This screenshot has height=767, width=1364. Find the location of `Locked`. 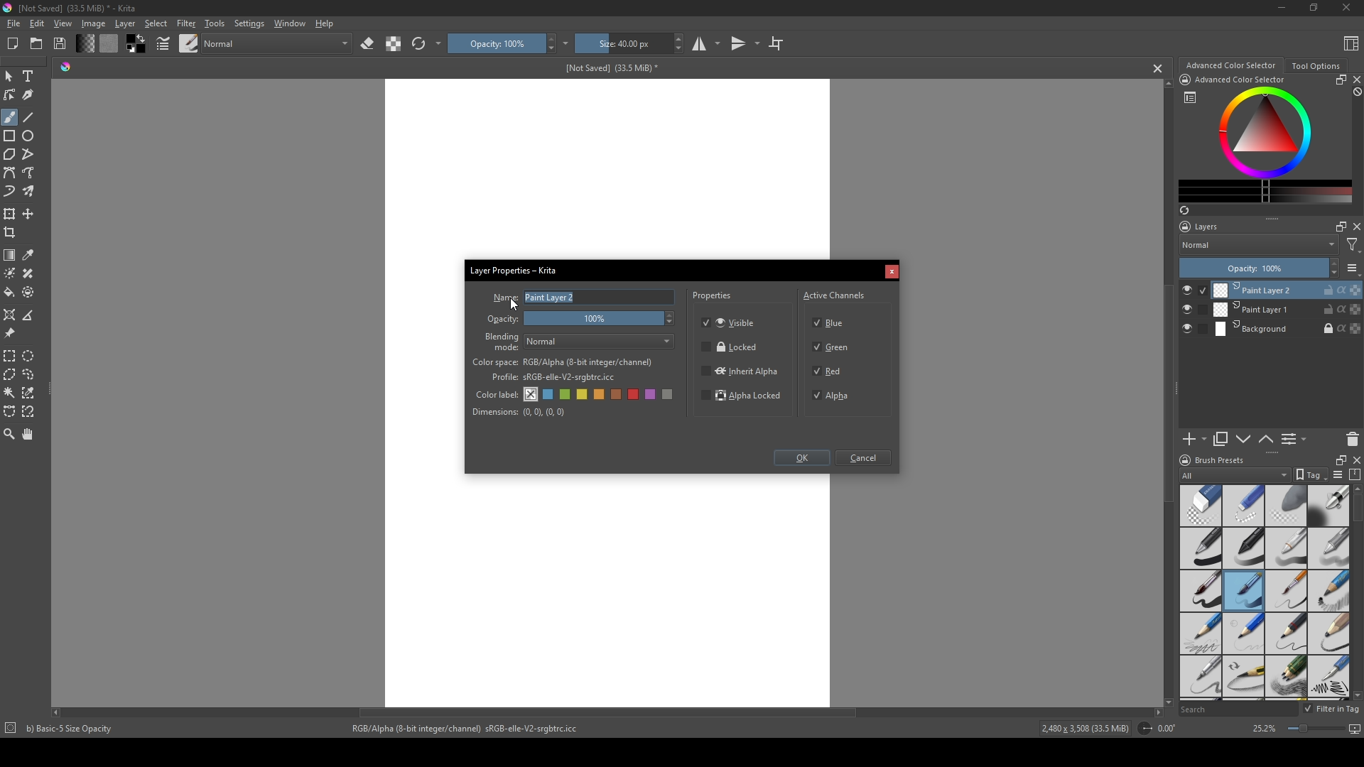

Locked is located at coordinates (730, 347).